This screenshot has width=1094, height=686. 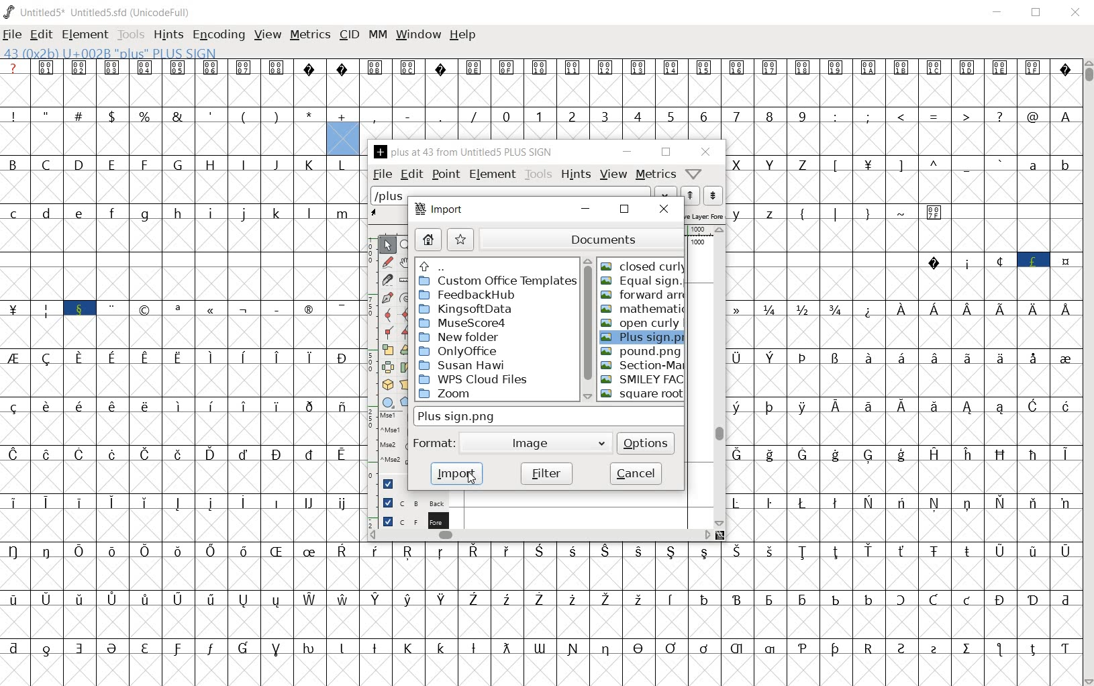 I want to click on Slot, so click(x=1014, y=227).